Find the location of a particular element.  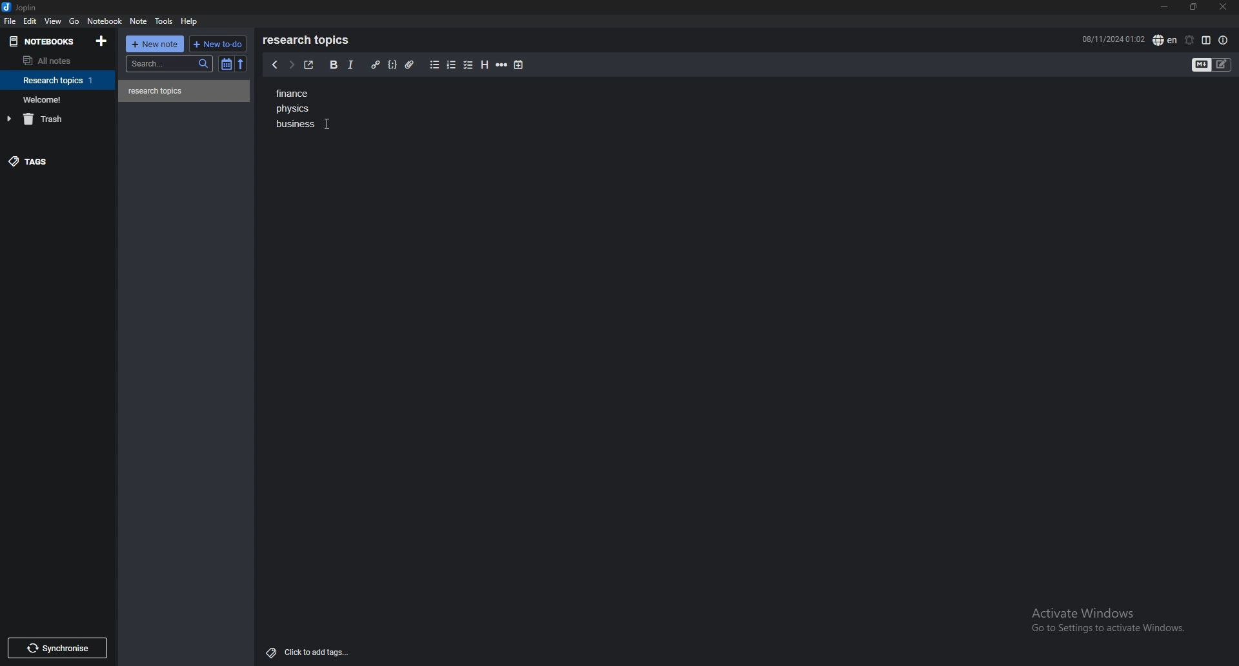

new note is located at coordinates (156, 43).